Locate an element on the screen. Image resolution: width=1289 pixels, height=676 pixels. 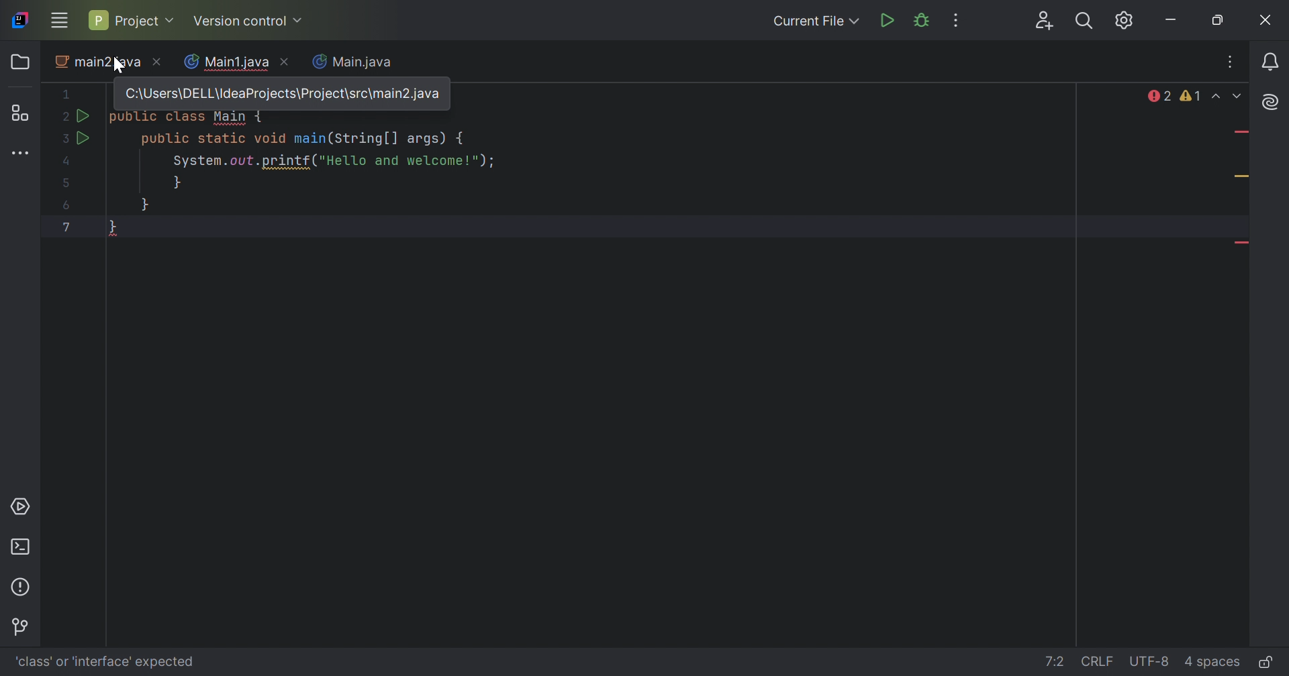
'class' or 'interface' expected is located at coordinates (105, 662).